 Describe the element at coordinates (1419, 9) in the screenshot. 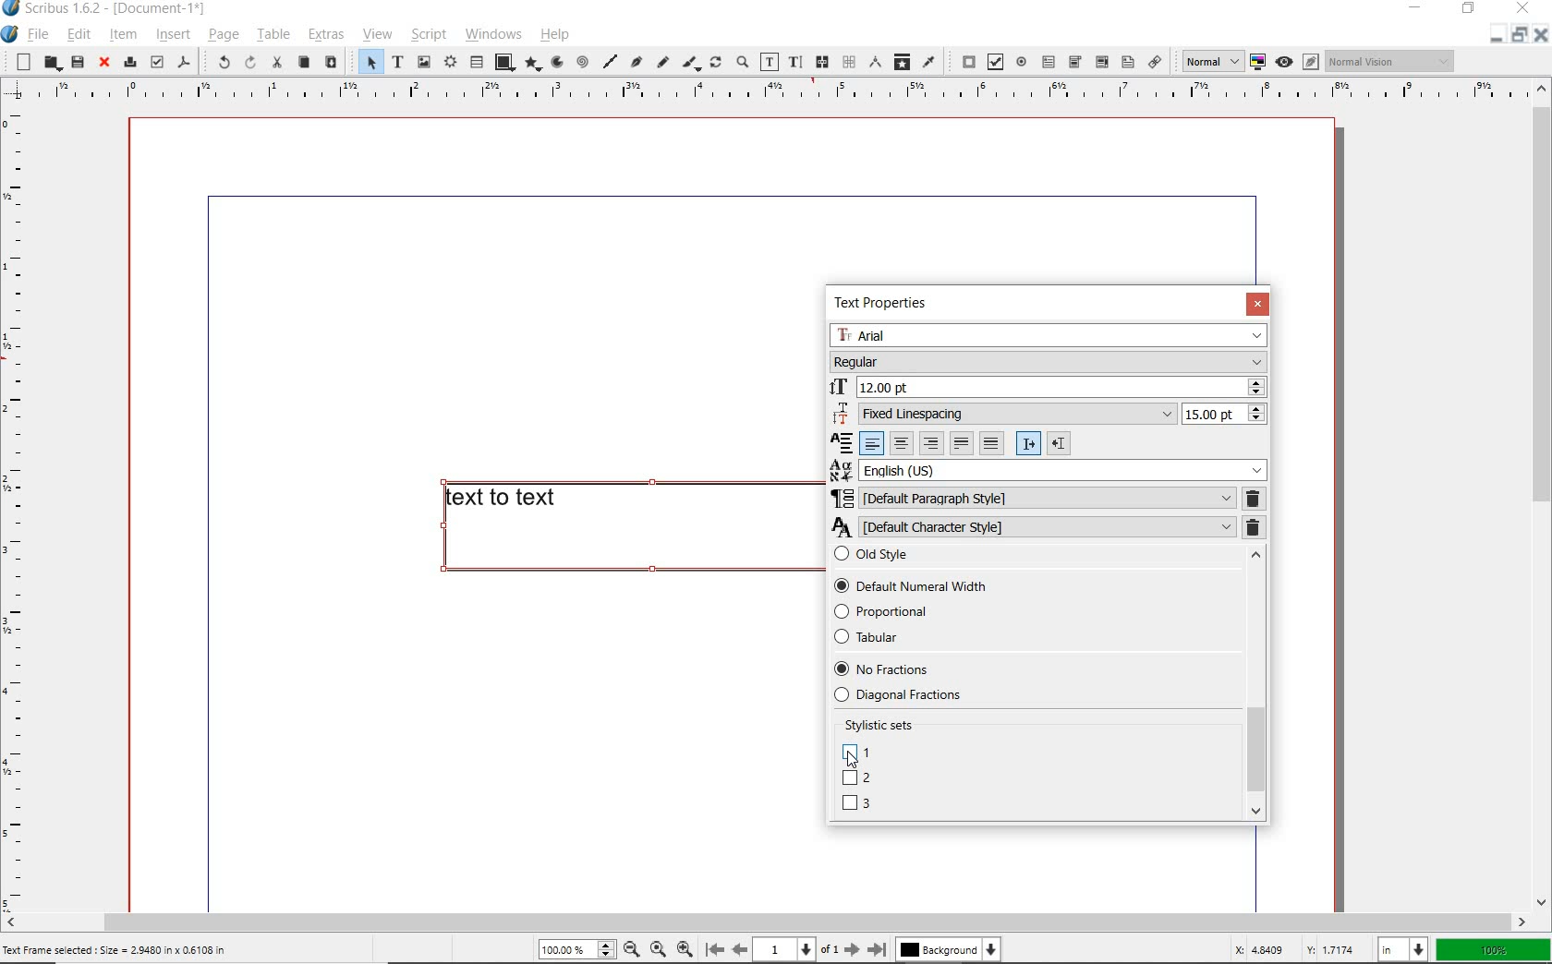

I see `minimize` at that location.